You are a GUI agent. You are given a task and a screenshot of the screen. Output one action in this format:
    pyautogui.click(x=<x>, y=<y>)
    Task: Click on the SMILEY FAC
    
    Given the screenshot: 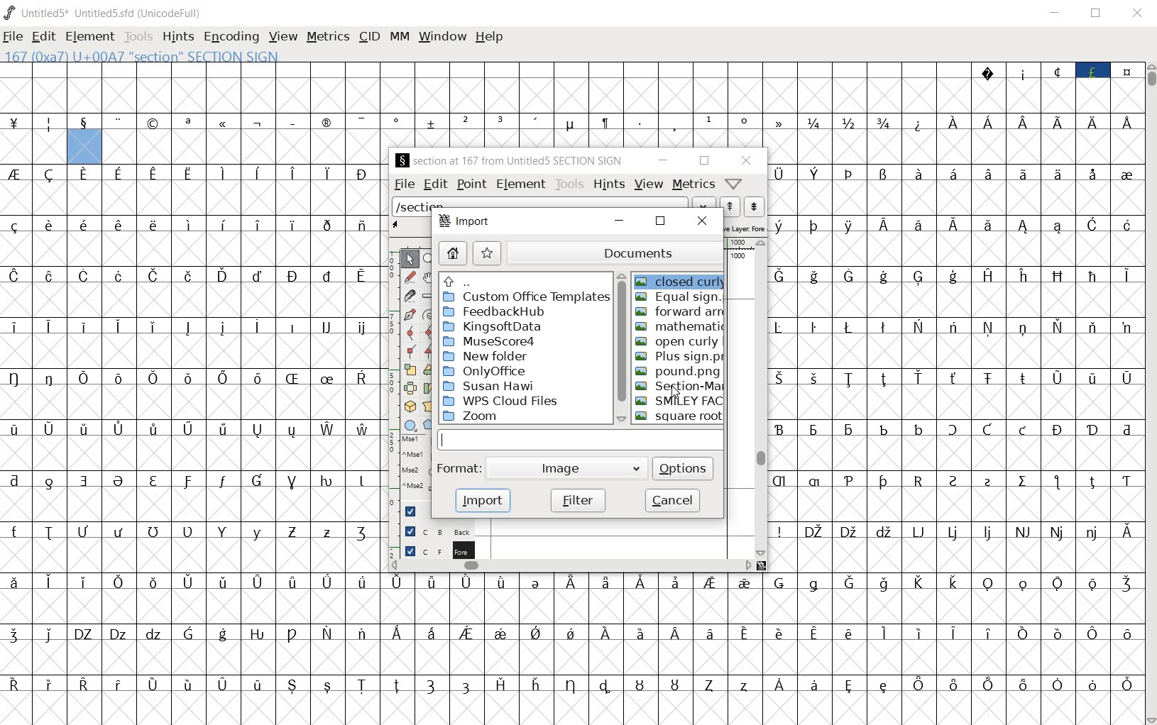 What is the action you would take?
    pyautogui.click(x=679, y=402)
    